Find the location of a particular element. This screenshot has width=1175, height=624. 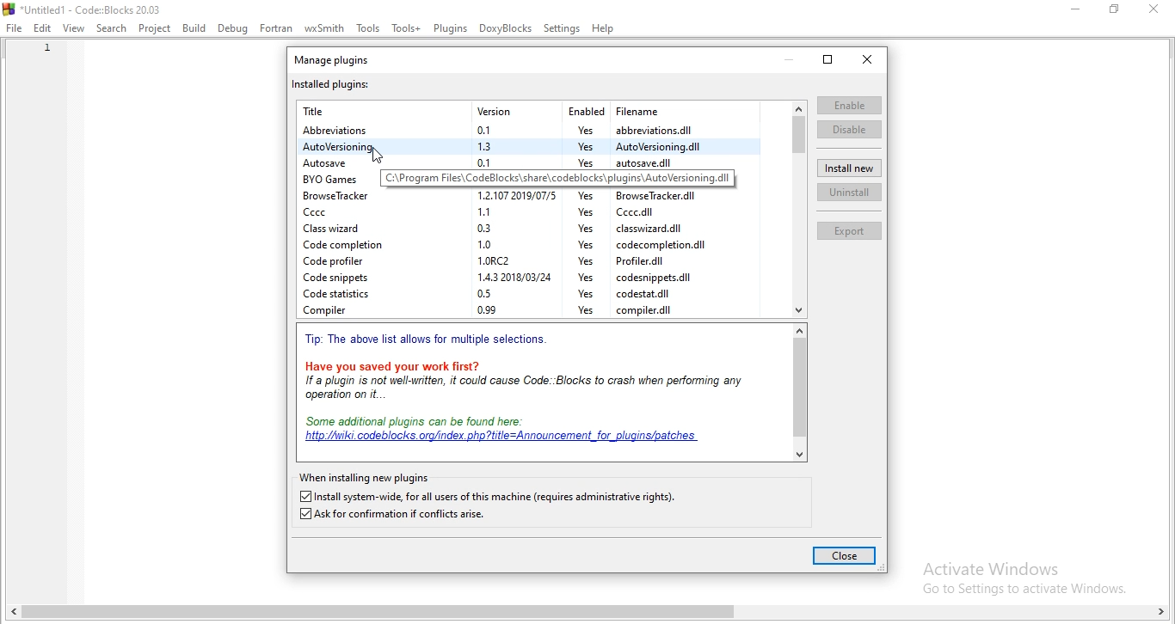

enable is located at coordinates (850, 105).